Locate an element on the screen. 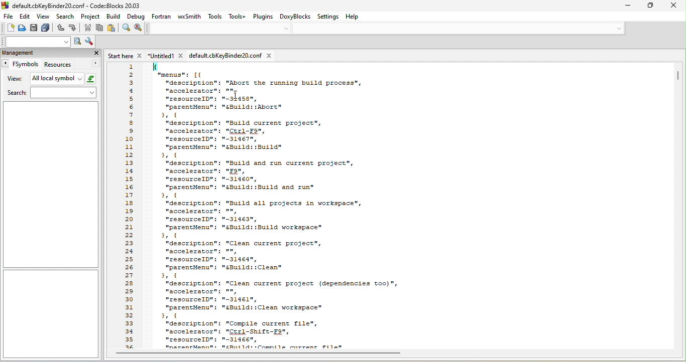 The height and width of the screenshot is (362, 686). view is located at coordinates (43, 16).